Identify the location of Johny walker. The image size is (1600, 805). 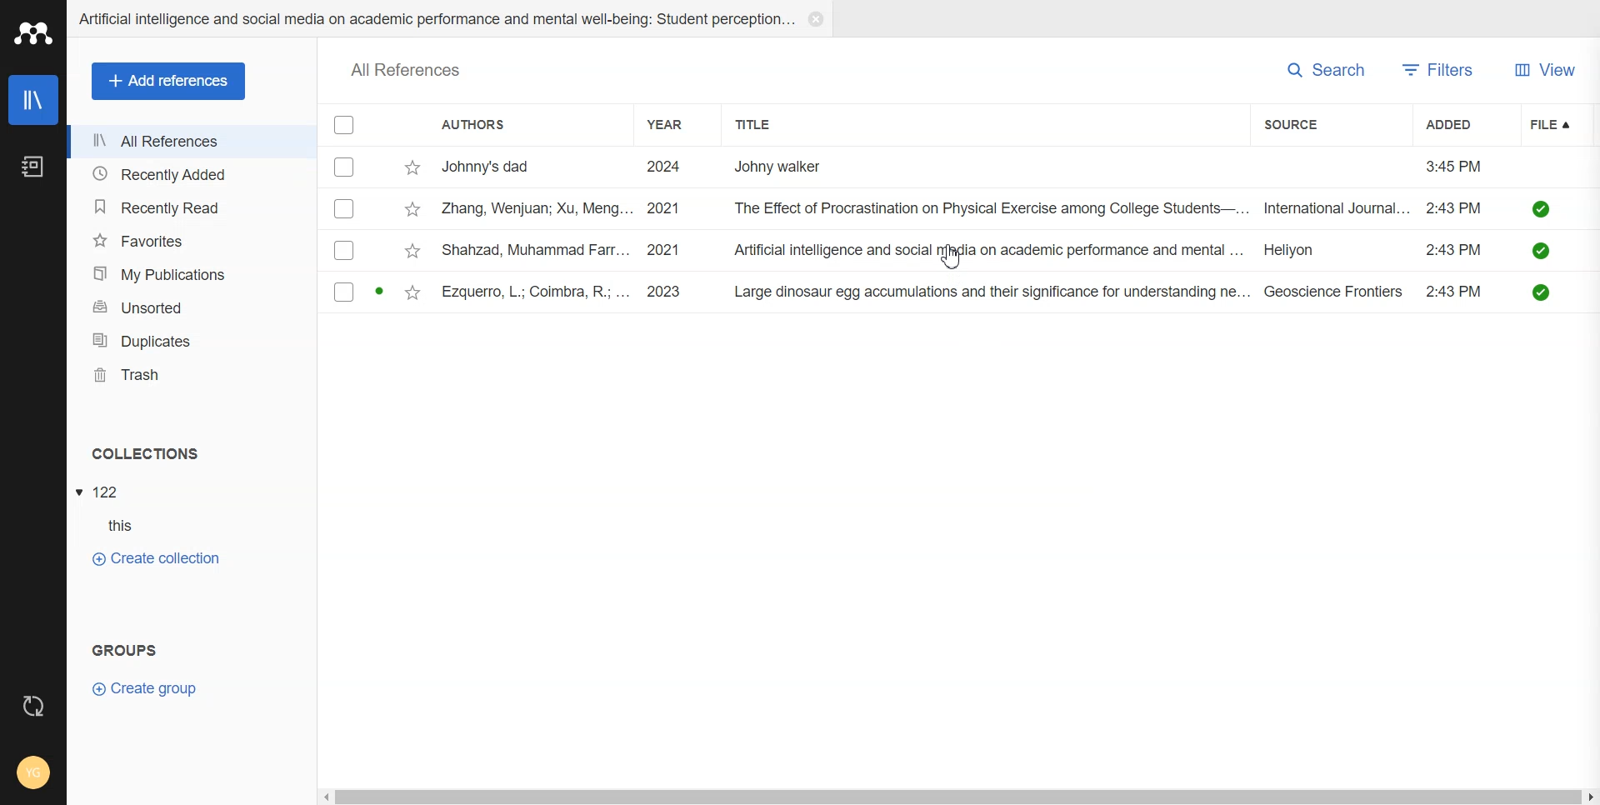
(795, 165).